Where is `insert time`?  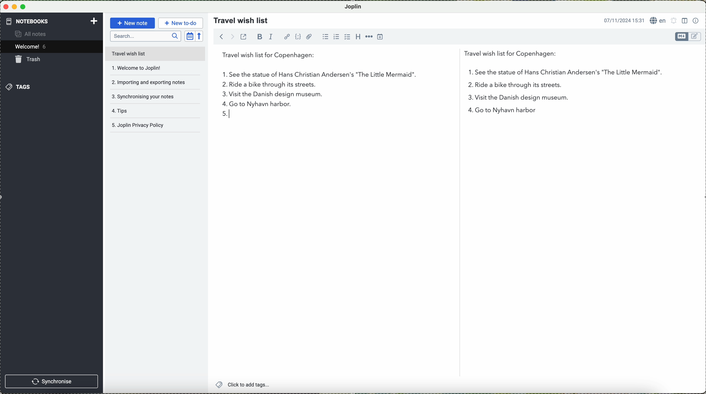
insert time is located at coordinates (381, 37).